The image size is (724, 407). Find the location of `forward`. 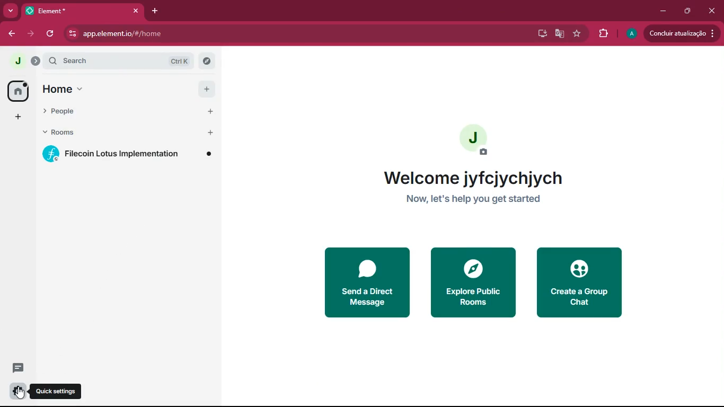

forward is located at coordinates (32, 34).